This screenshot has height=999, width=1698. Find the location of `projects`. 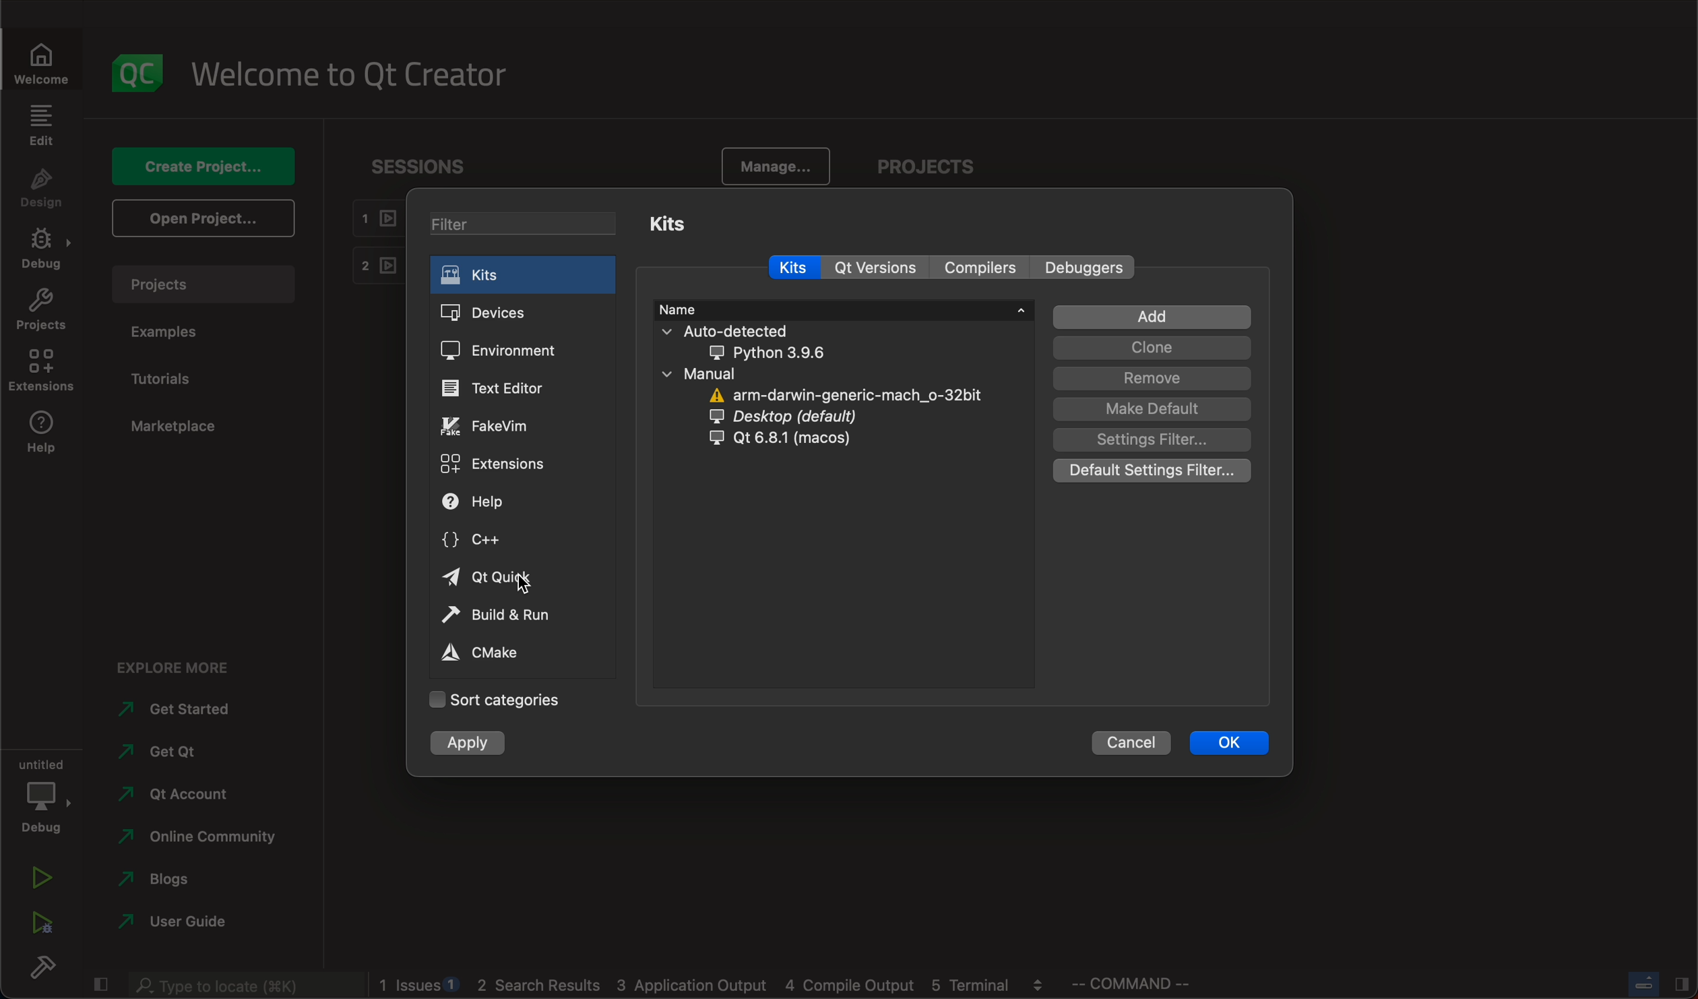

projects is located at coordinates (201, 284).